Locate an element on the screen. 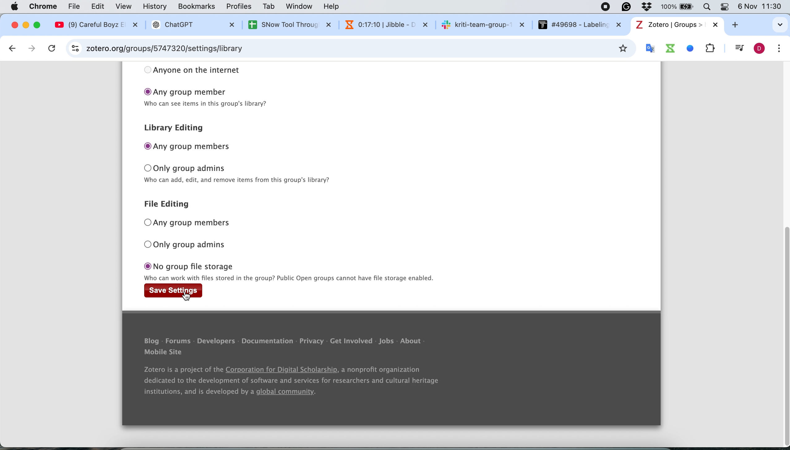 The width and height of the screenshot is (790, 450). maximise is located at coordinates (39, 24).